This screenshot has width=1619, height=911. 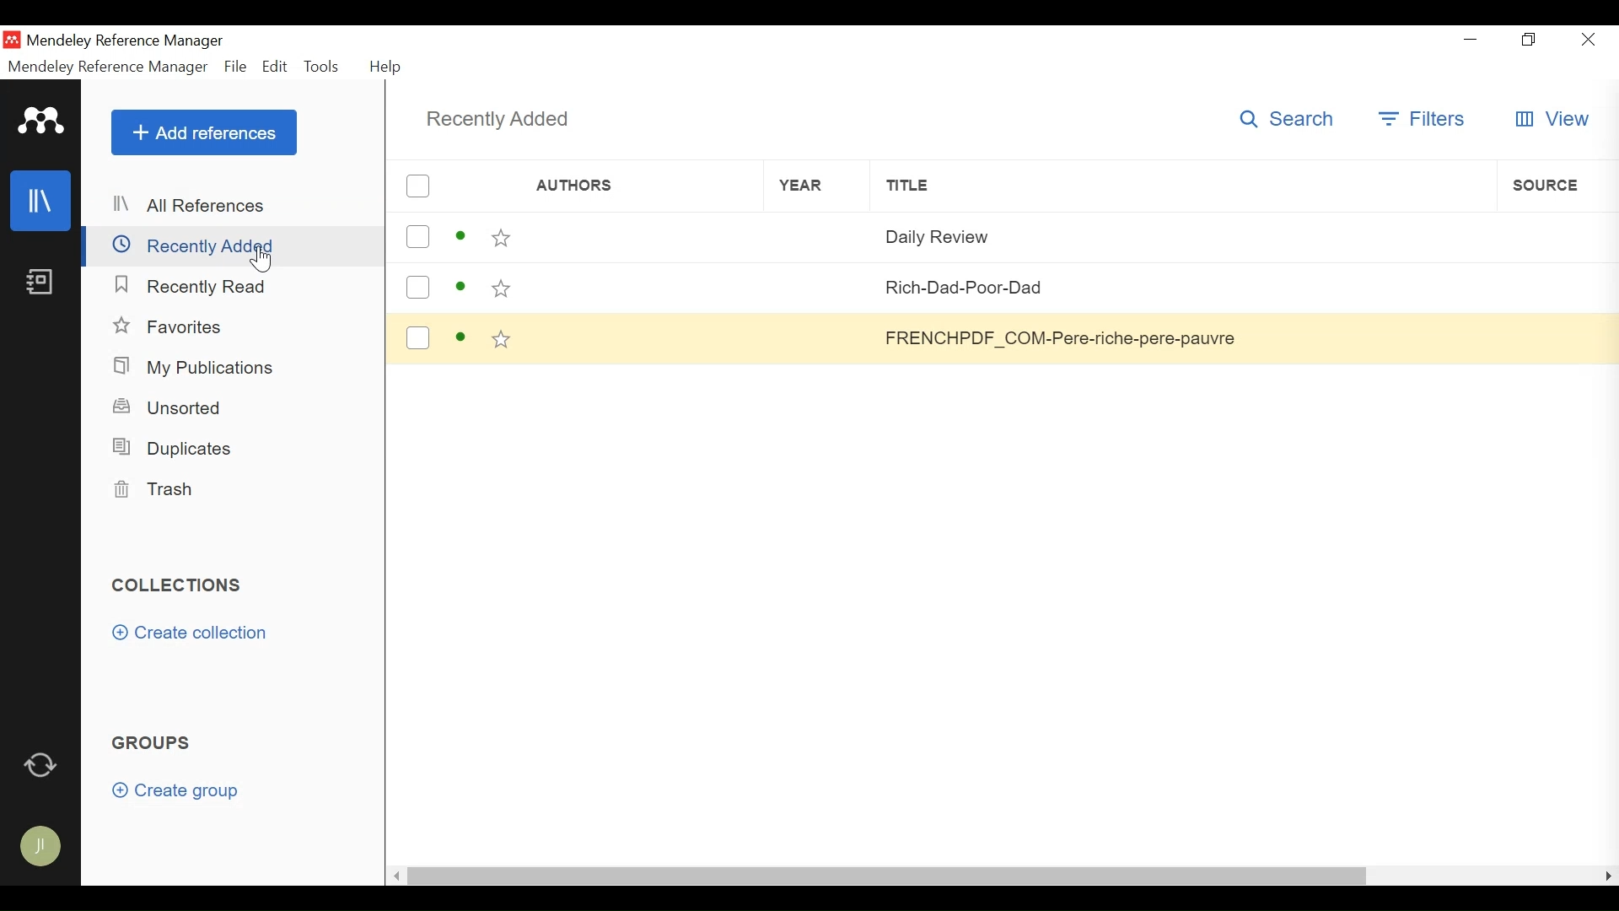 What do you see at coordinates (1288, 119) in the screenshot?
I see `Search ` at bounding box center [1288, 119].